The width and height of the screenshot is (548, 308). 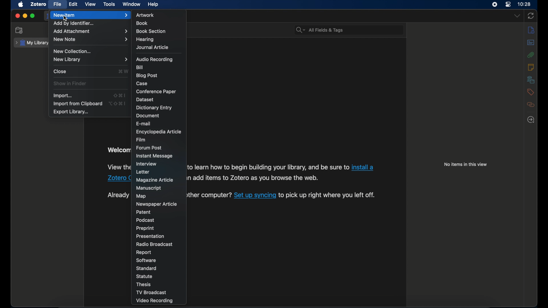 I want to click on obscure text, so click(x=118, y=195).